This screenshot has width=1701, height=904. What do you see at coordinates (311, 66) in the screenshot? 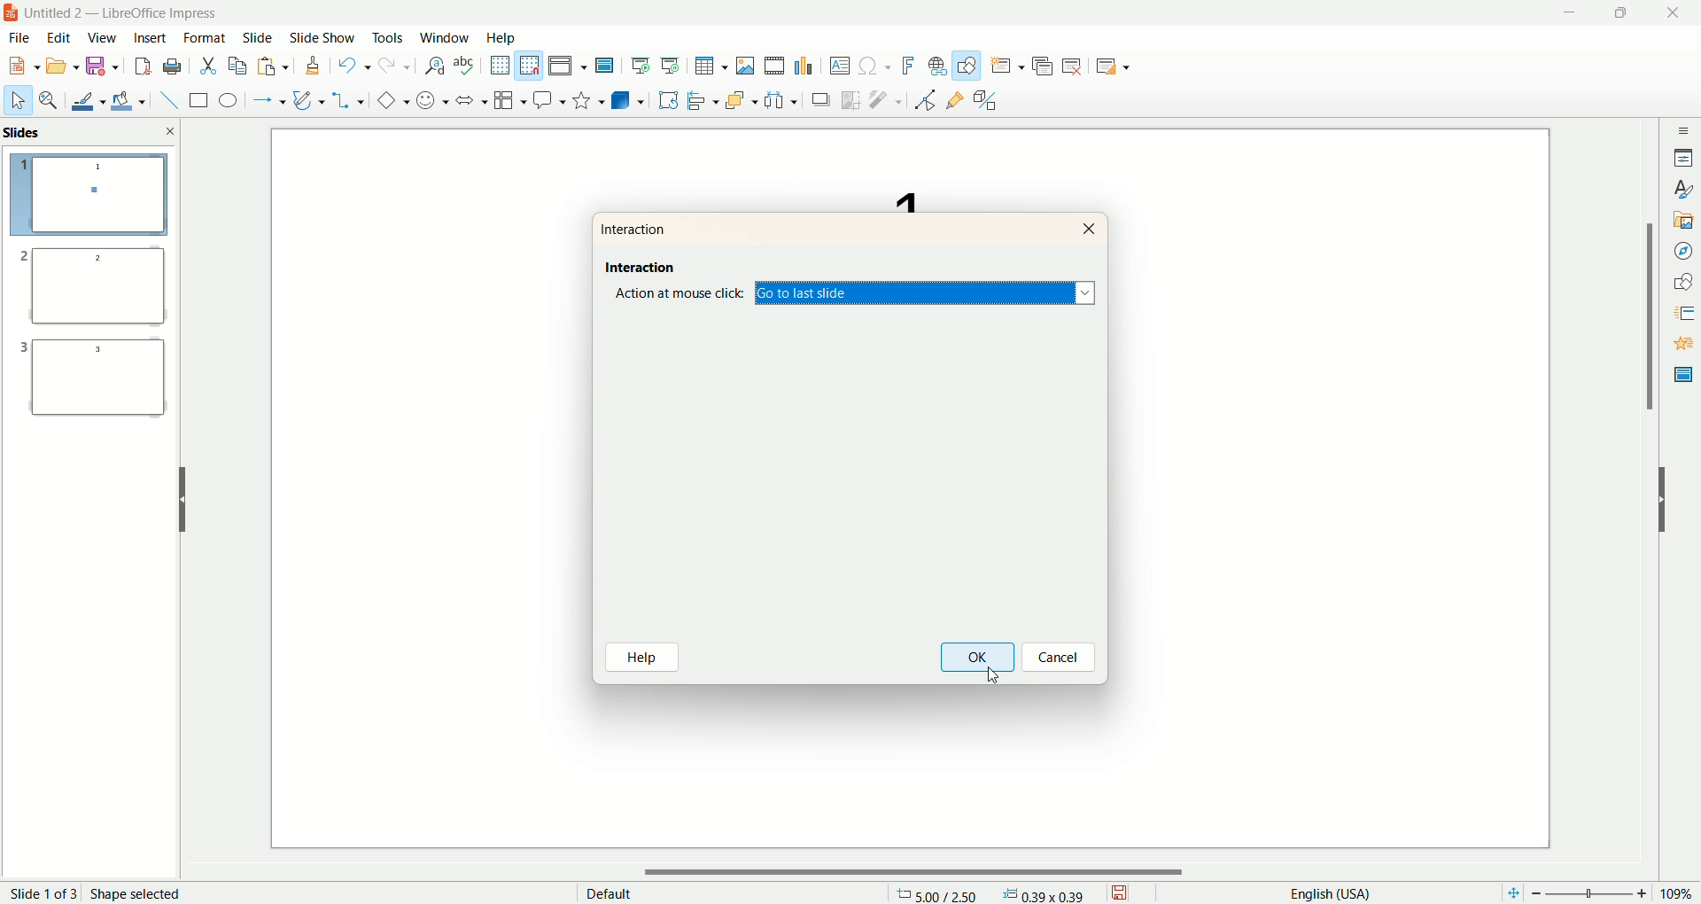
I see `clone formatting` at bounding box center [311, 66].